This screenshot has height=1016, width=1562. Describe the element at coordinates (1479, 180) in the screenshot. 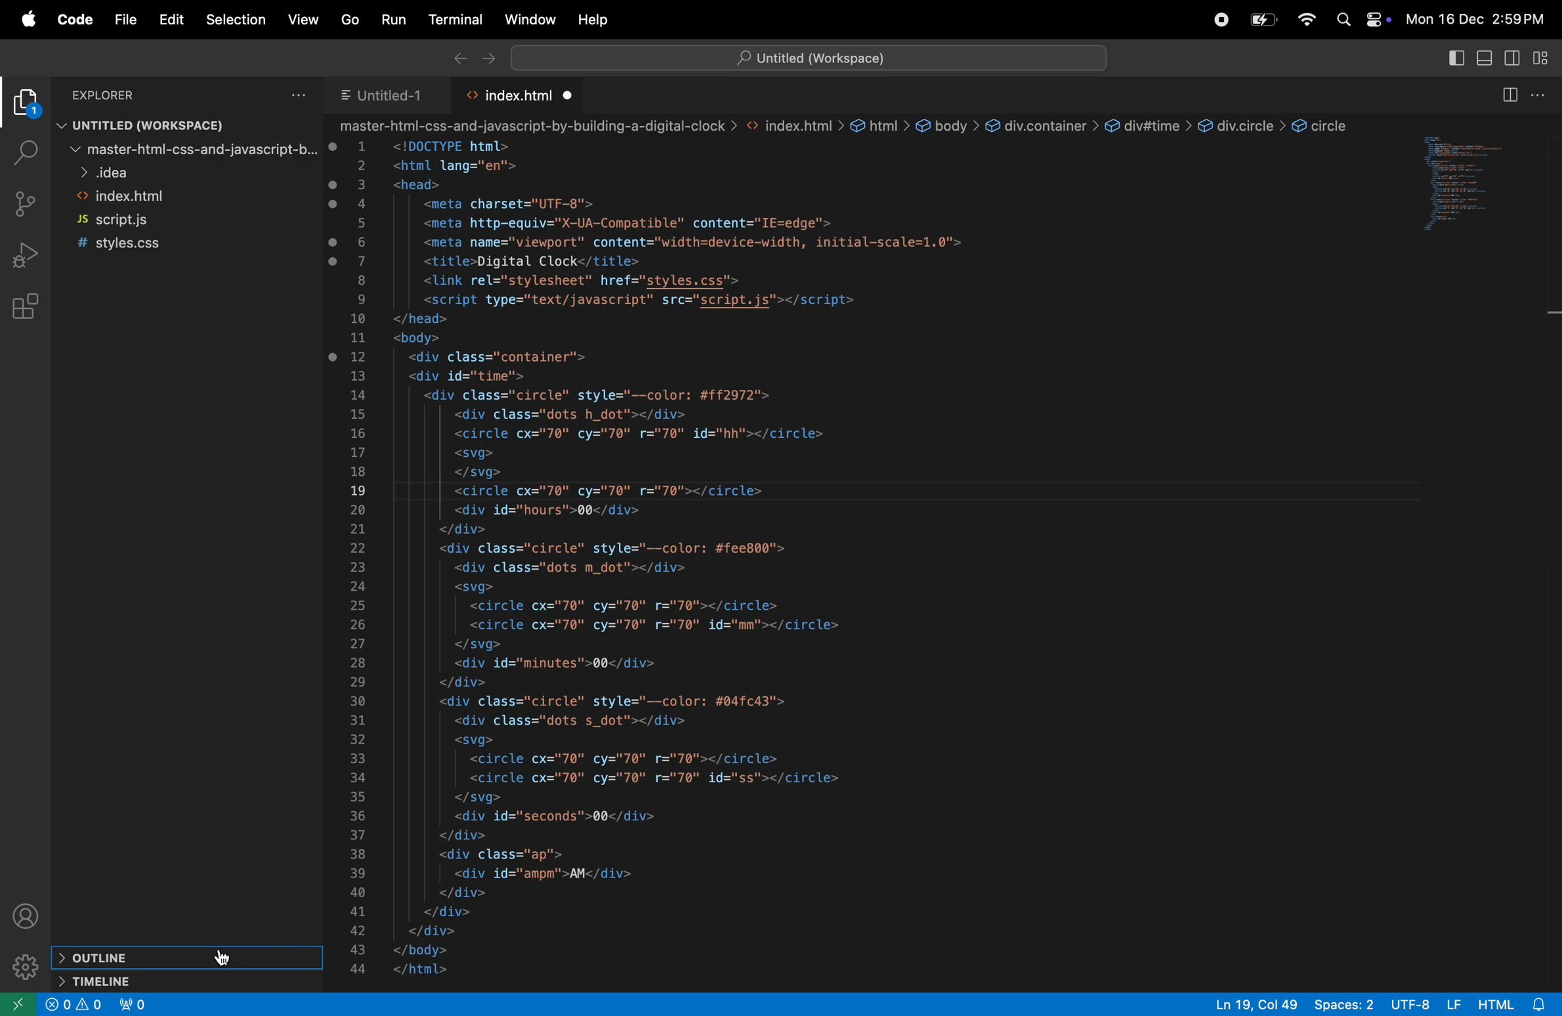

I see `code window` at that location.